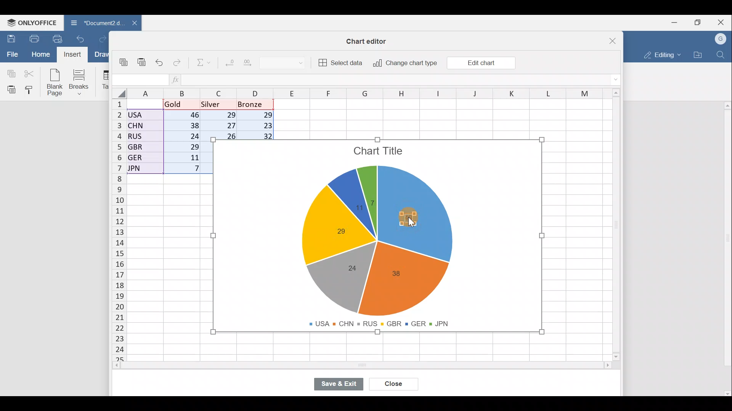  I want to click on Cursor on Insert, so click(75, 54).